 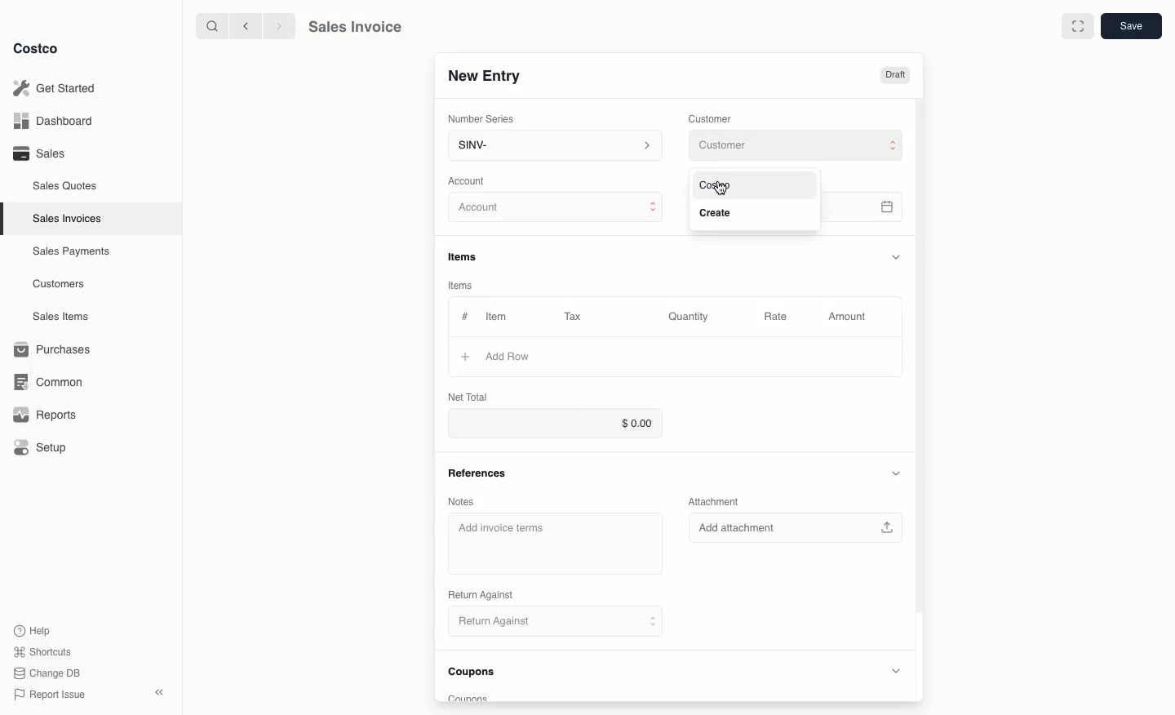 I want to click on Sales Invoices, so click(x=69, y=218).